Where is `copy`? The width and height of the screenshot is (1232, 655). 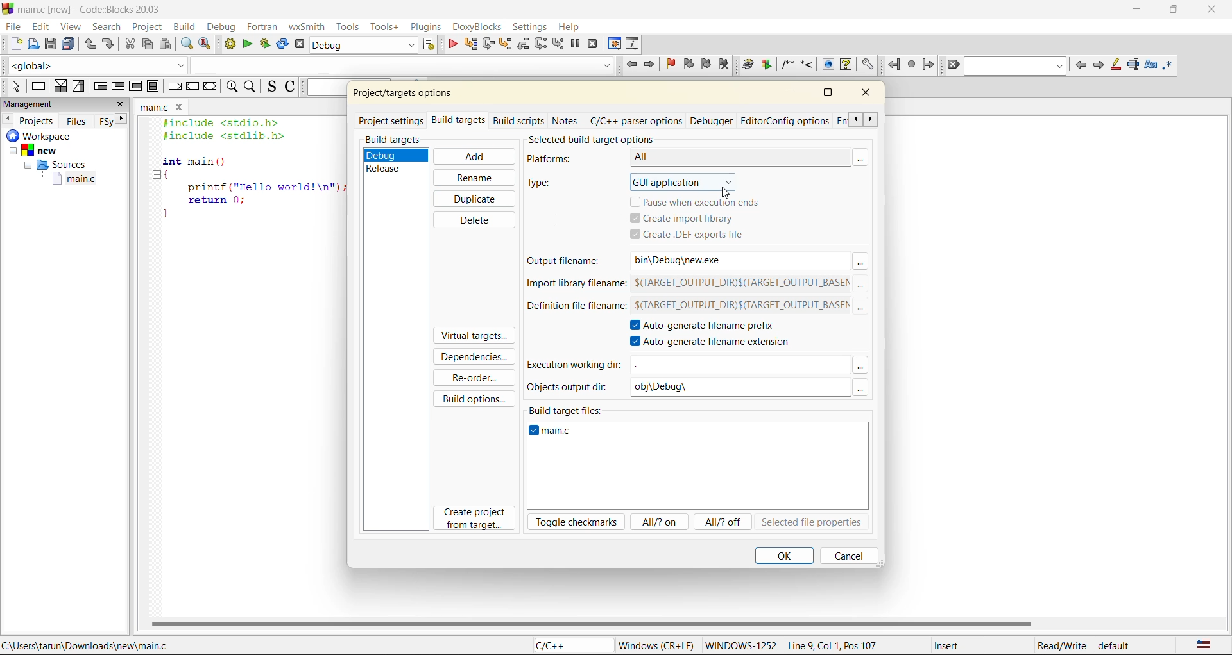 copy is located at coordinates (148, 44).